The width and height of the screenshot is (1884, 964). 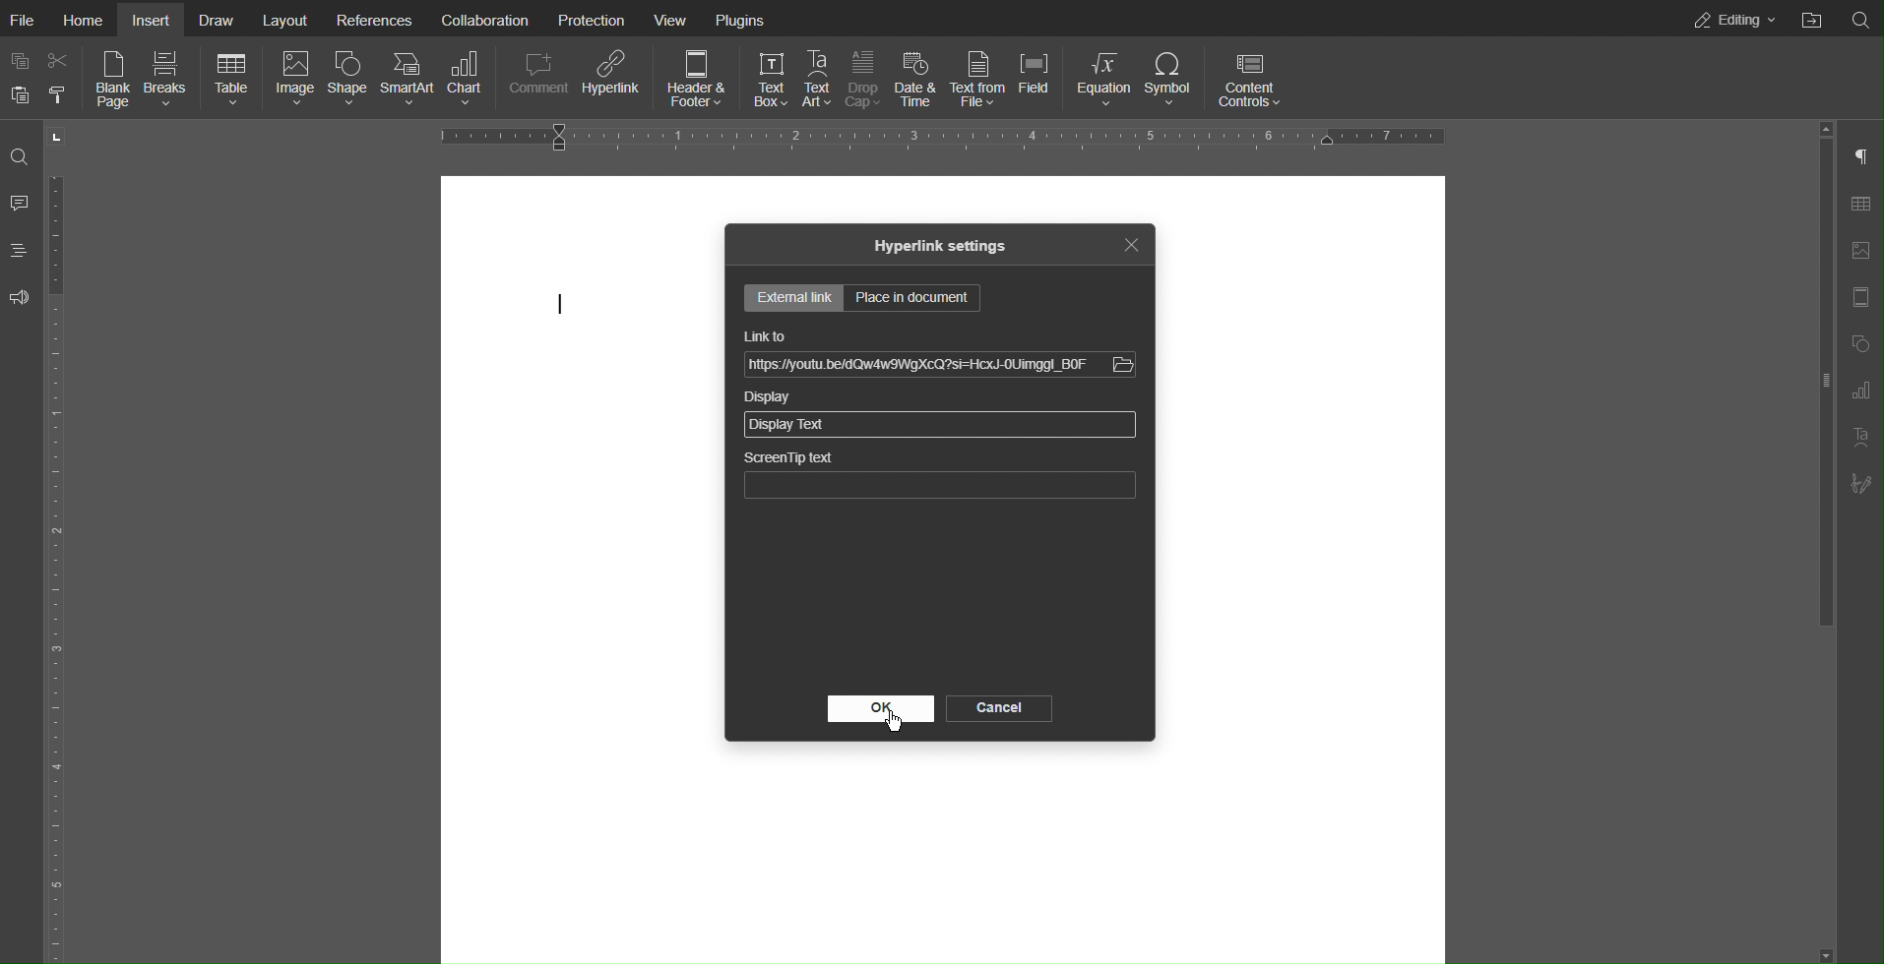 I want to click on Blank Page, so click(x=113, y=82).